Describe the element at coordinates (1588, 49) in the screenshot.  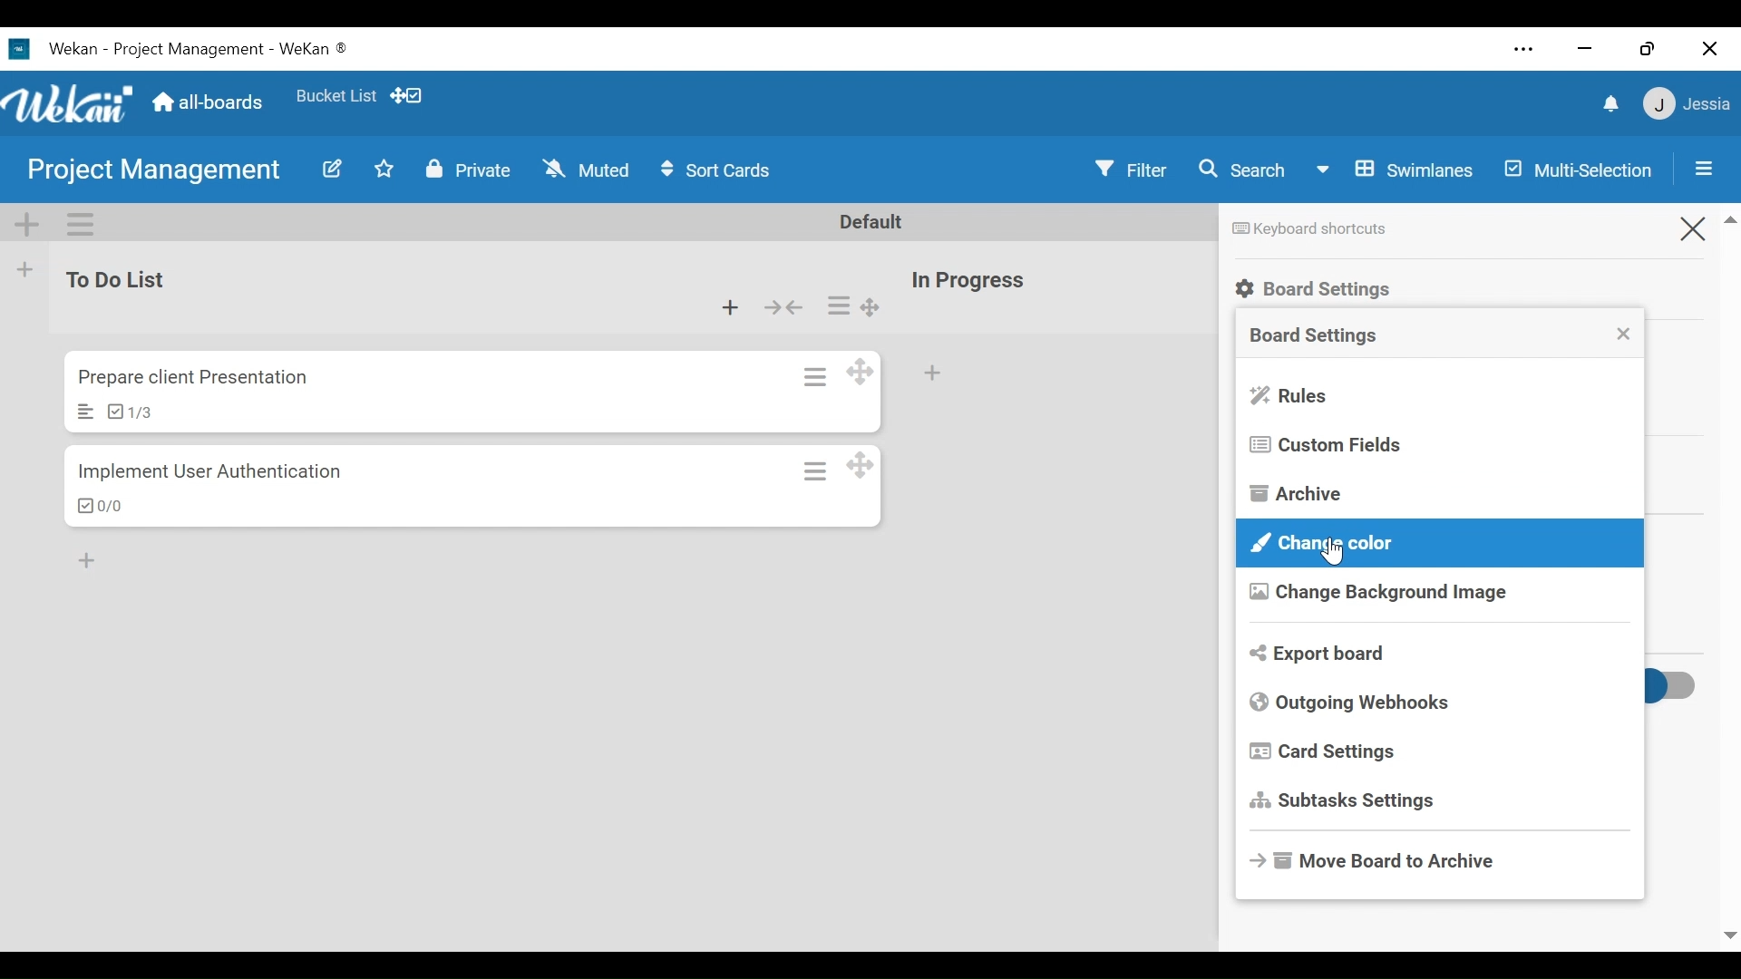
I see `close` at that location.